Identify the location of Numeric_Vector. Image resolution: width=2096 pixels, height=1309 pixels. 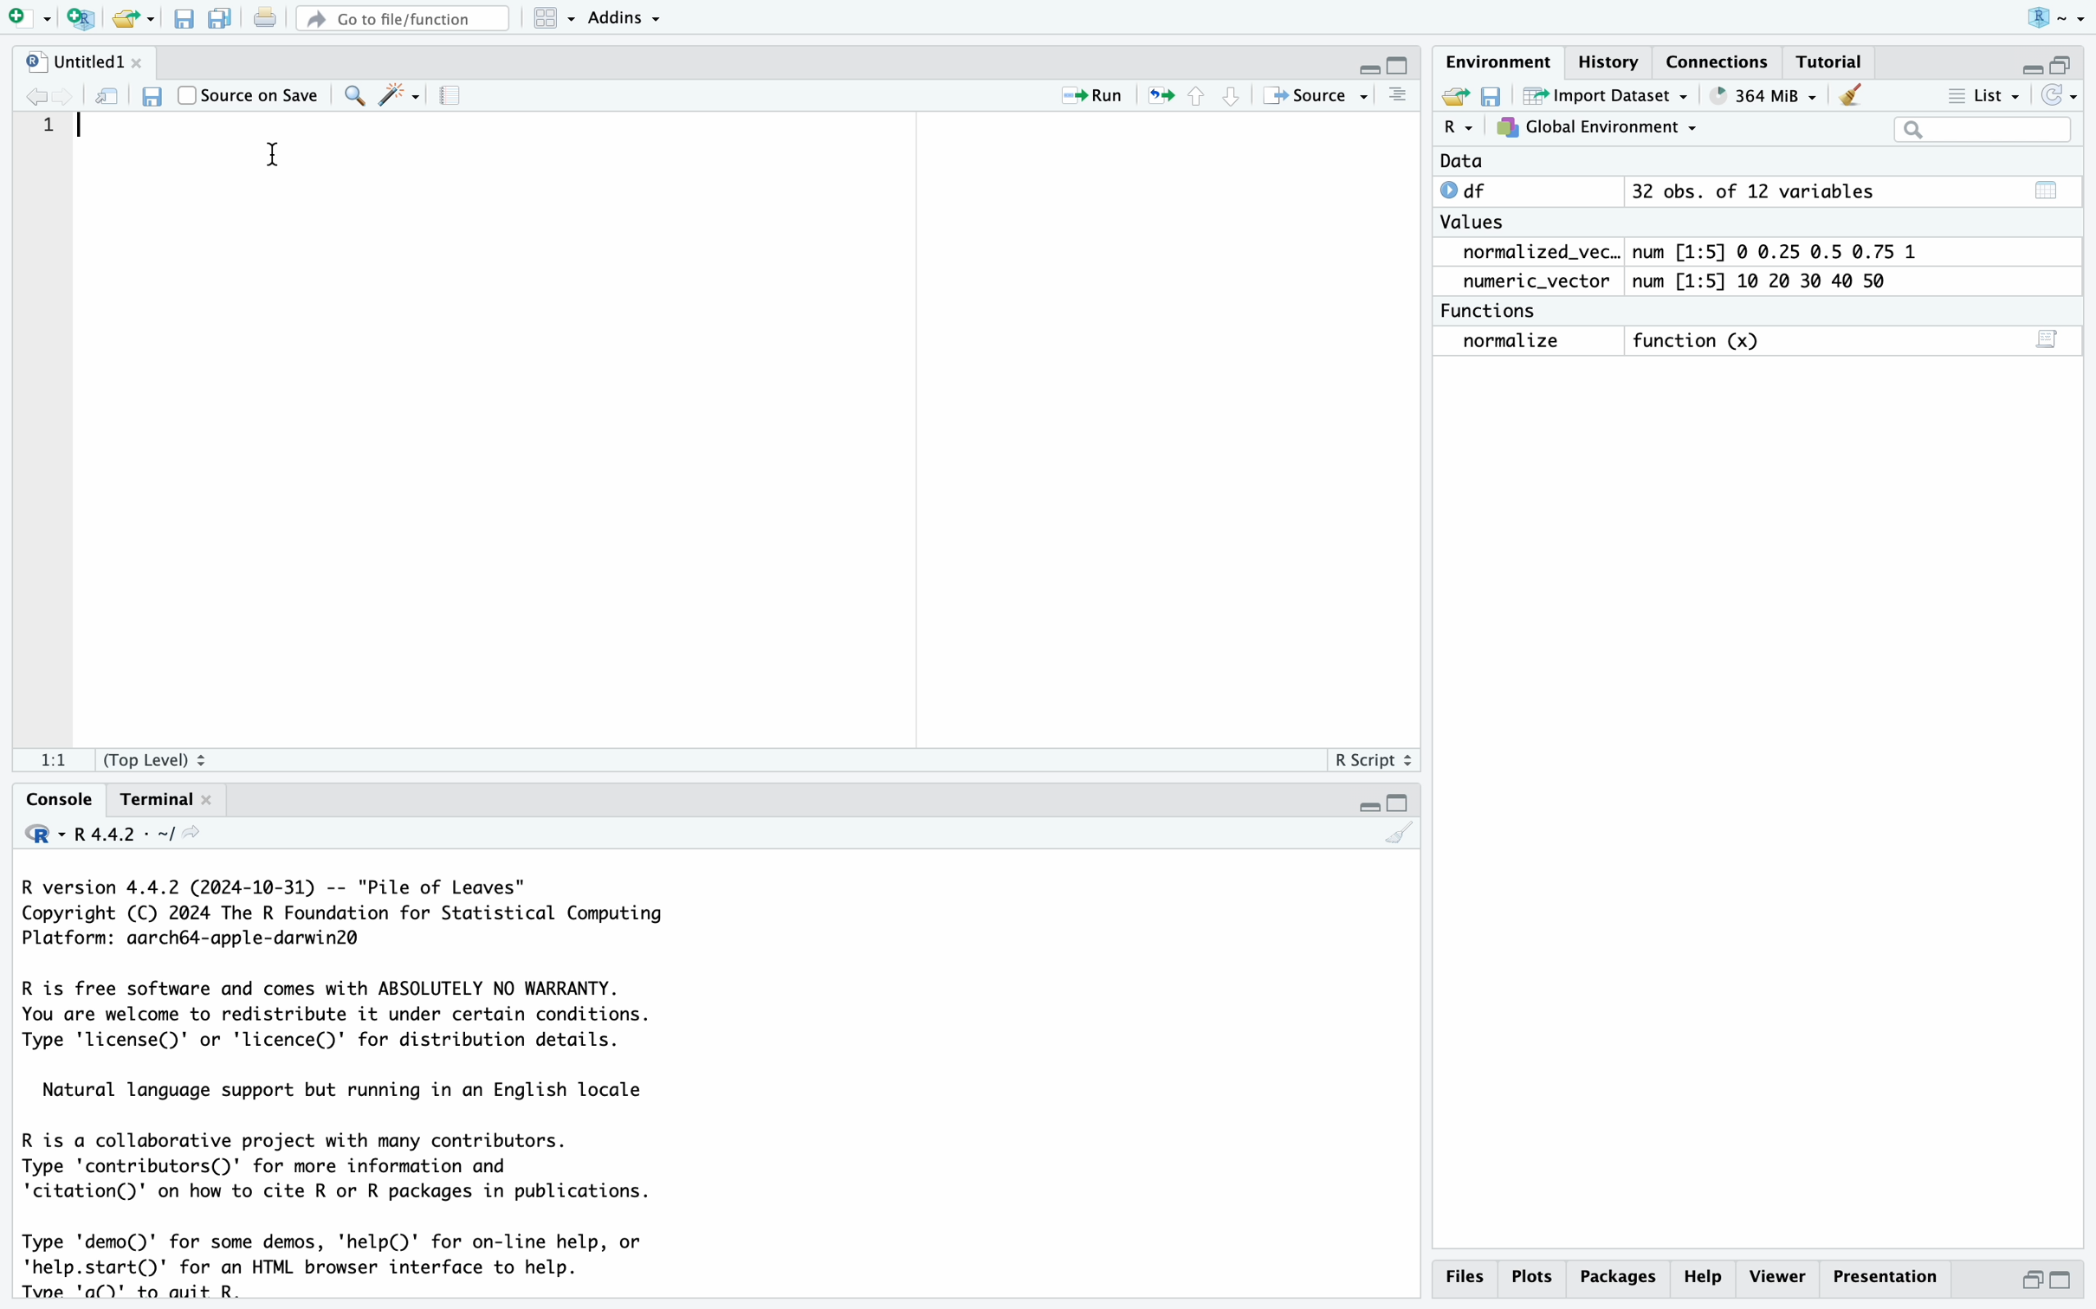
(1529, 282).